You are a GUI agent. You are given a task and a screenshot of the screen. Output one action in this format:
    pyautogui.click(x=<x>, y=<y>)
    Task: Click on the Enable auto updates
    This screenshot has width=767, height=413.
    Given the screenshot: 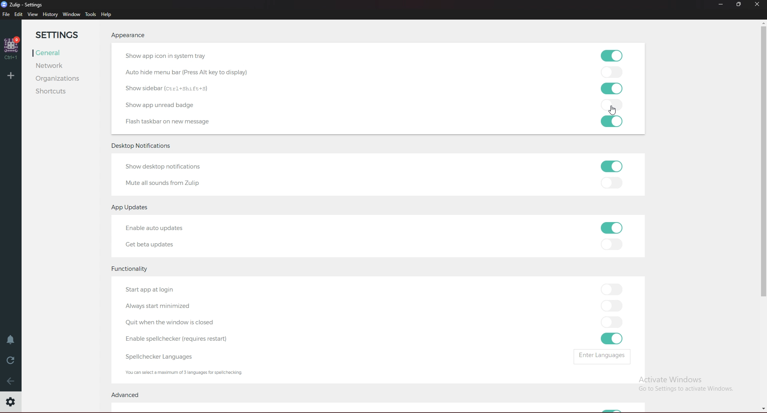 What is the action you would take?
    pyautogui.click(x=158, y=228)
    